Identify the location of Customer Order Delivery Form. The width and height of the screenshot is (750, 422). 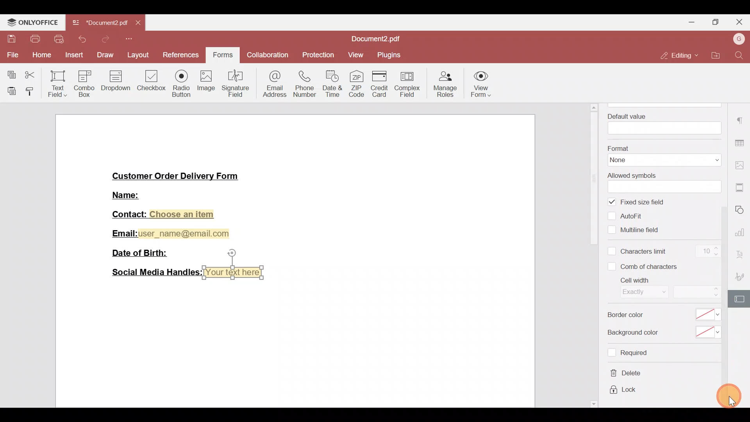
(181, 175).